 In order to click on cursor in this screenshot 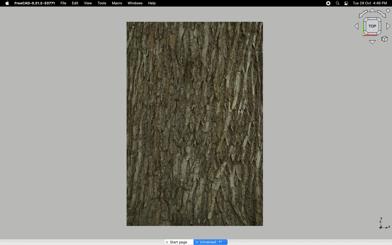, I will do `click(242, 110)`.